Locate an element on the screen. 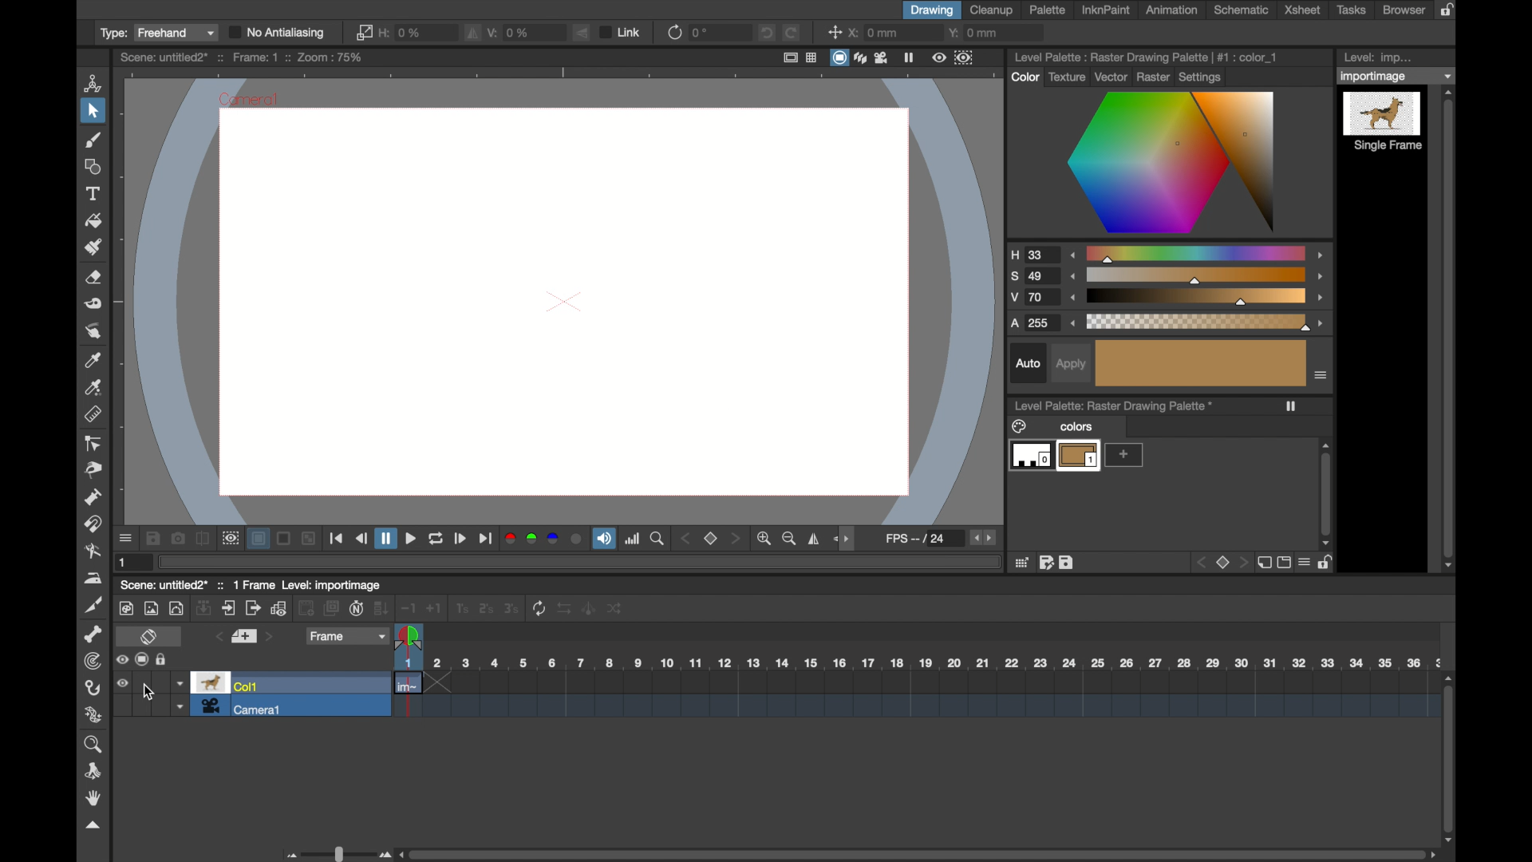 The image size is (1532, 862). cursor is located at coordinates (148, 692).